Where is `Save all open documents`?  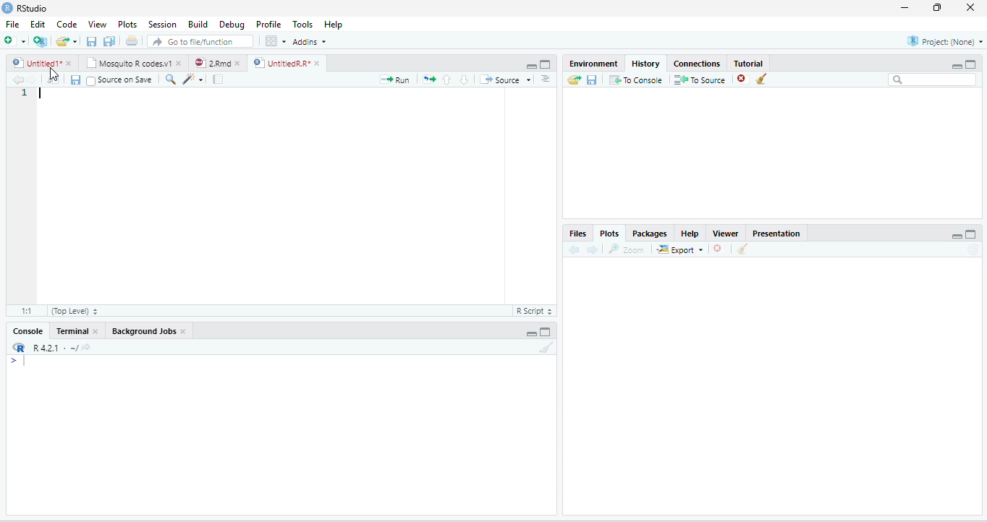
Save all open documents is located at coordinates (109, 40).